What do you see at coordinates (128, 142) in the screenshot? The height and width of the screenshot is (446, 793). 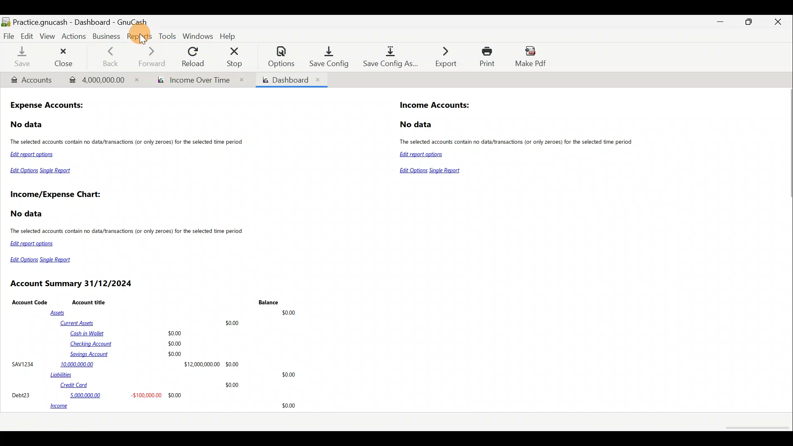 I see `The selected accounts contain no data/transactions (or only zeroes) for the selected time period` at bounding box center [128, 142].